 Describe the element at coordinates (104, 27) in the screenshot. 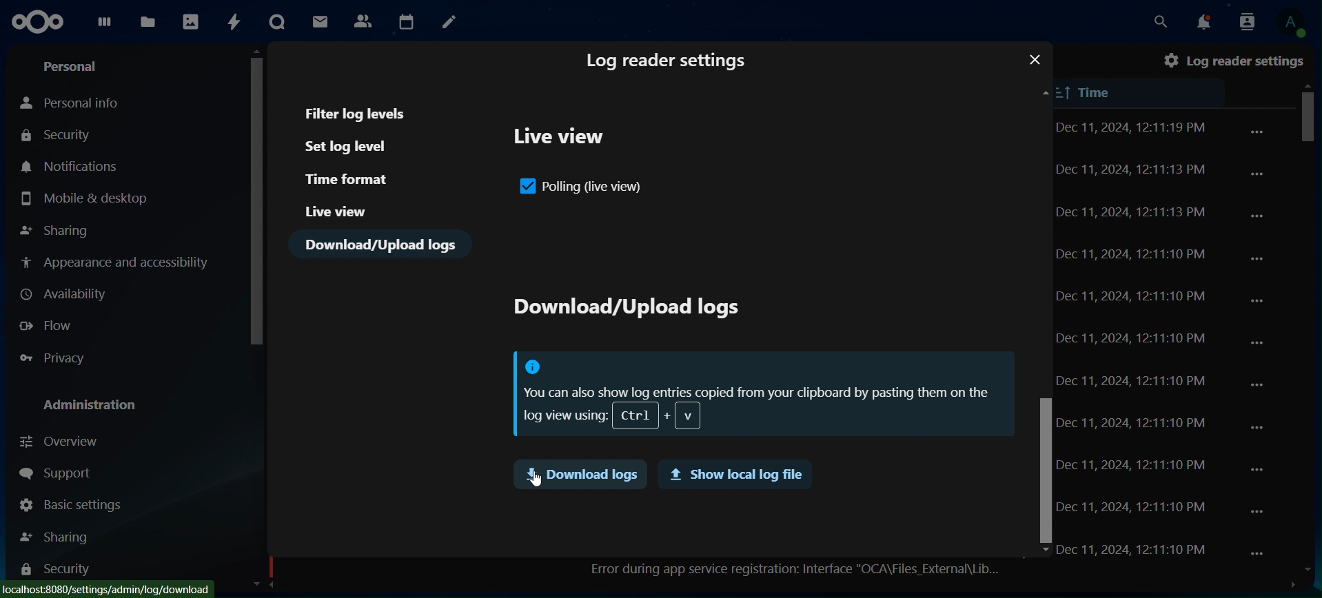

I see `dashboard` at that location.